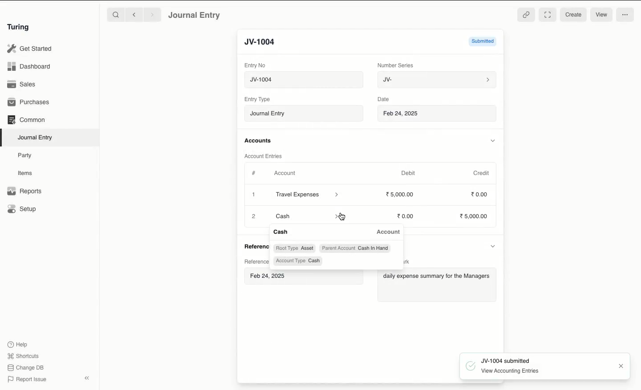 The height and width of the screenshot is (390, 641). What do you see at coordinates (28, 380) in the screenshot?
I see `Report Issue` at bounding box center [28, 380].